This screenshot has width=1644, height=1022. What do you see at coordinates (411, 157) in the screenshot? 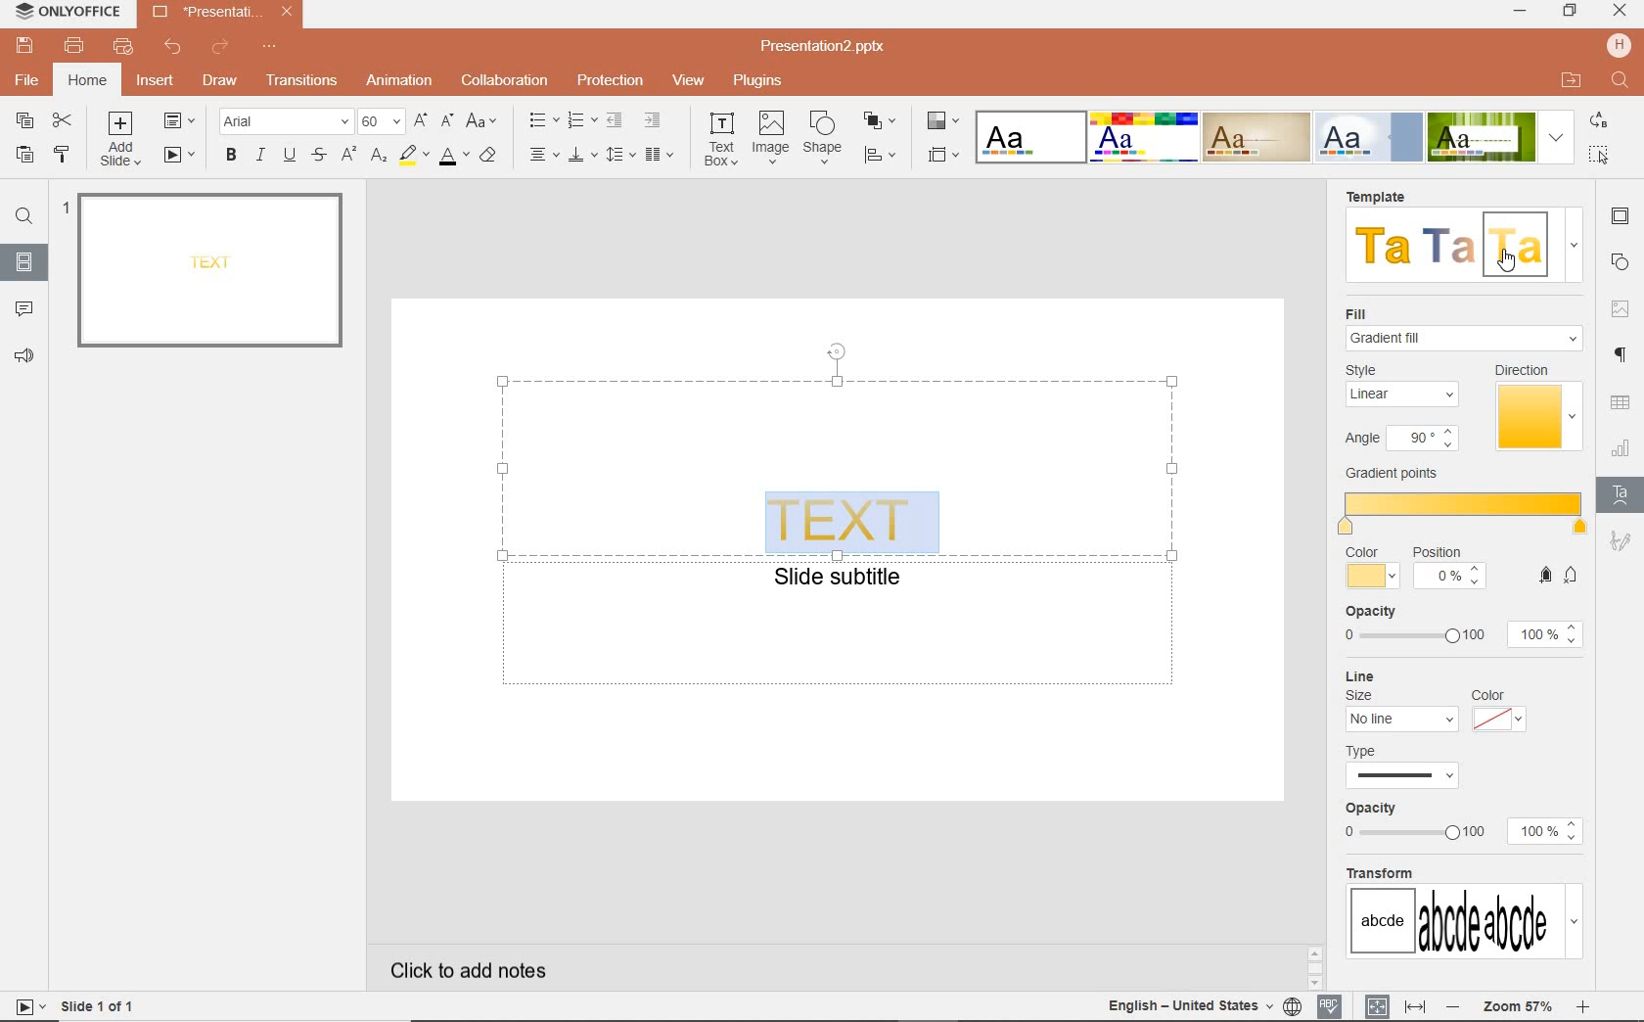
I see `HIGHLIGHT COLOR` at bounding box center [411, 157].